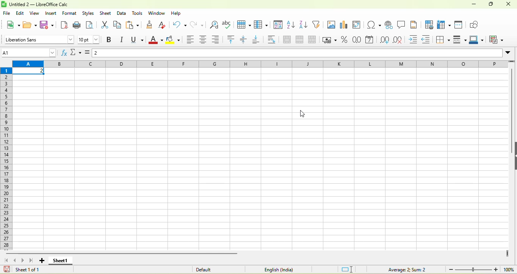 The image size is (517, 274). What do you see at coordinates (122, 13) in the screenshot?
I see `data` at bounding box center [122, 13].